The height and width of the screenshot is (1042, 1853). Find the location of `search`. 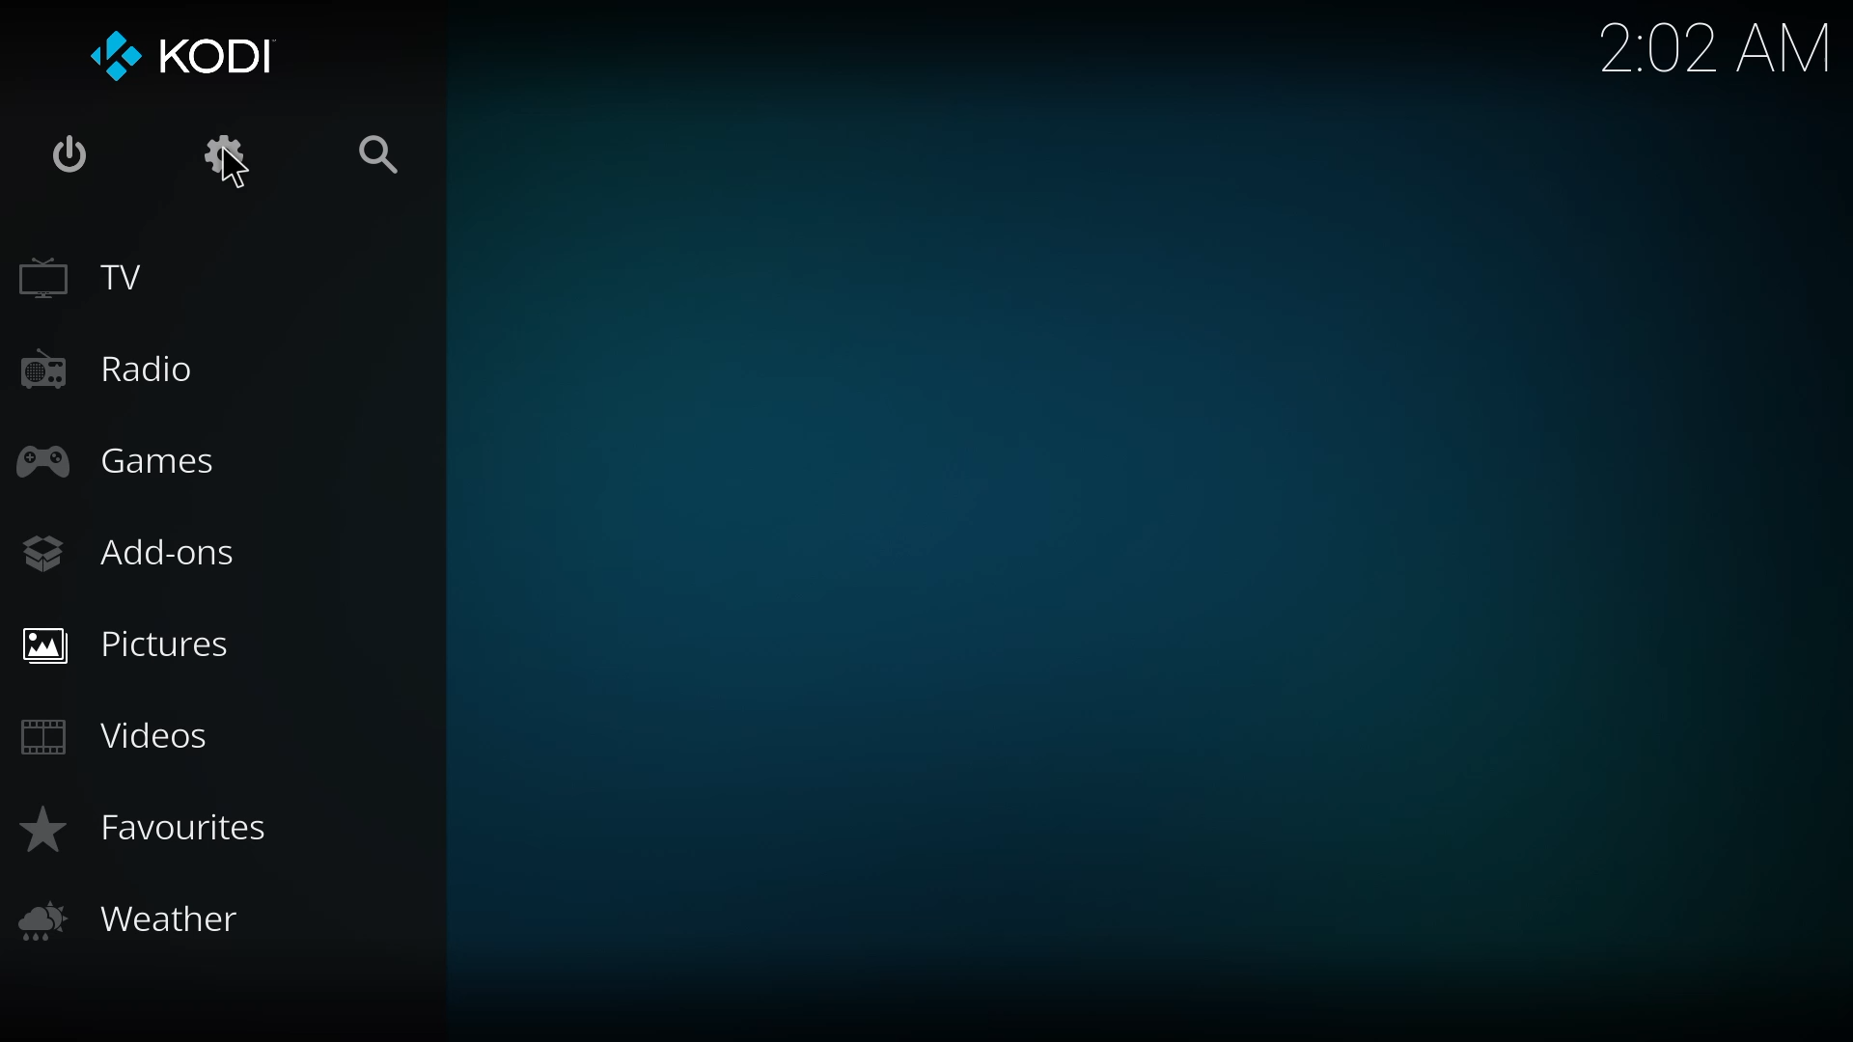

search is located at coordinates (378, 153).